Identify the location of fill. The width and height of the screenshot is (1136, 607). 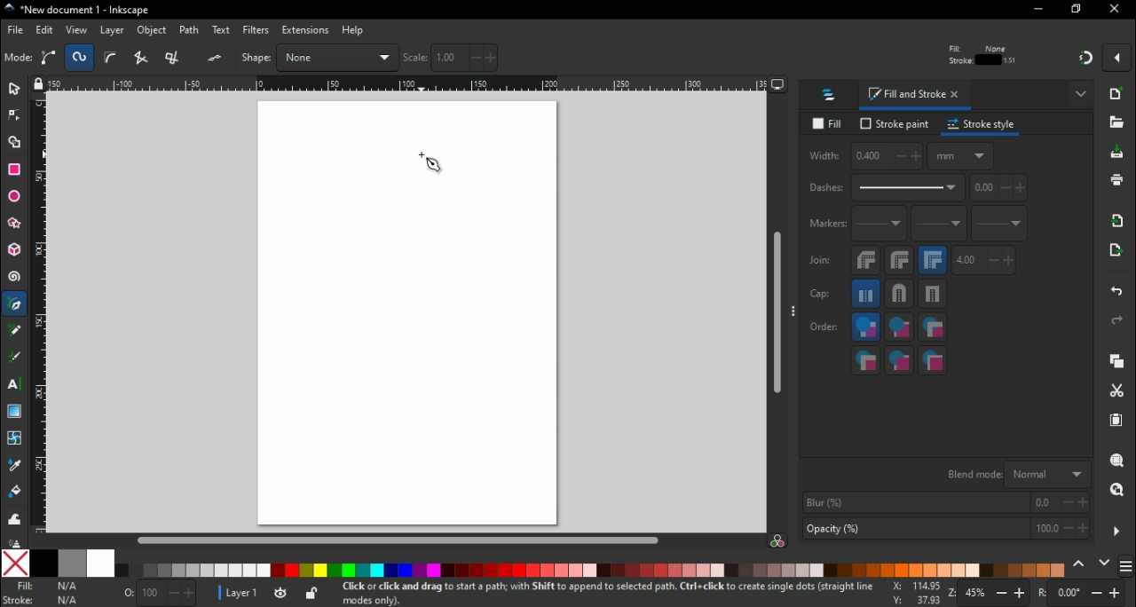
(827, 128).